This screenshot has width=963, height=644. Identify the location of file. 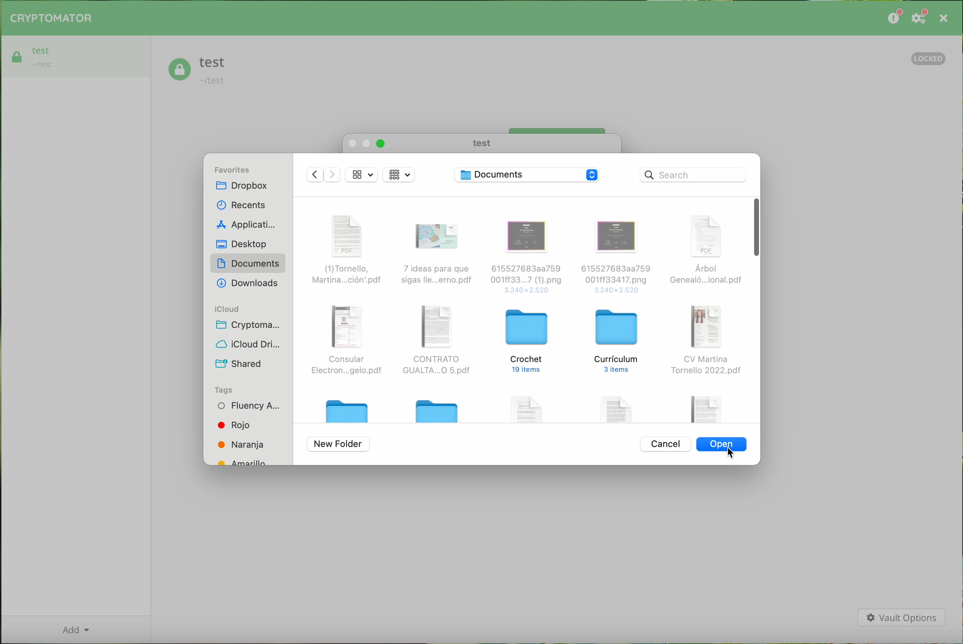
(529, 406).